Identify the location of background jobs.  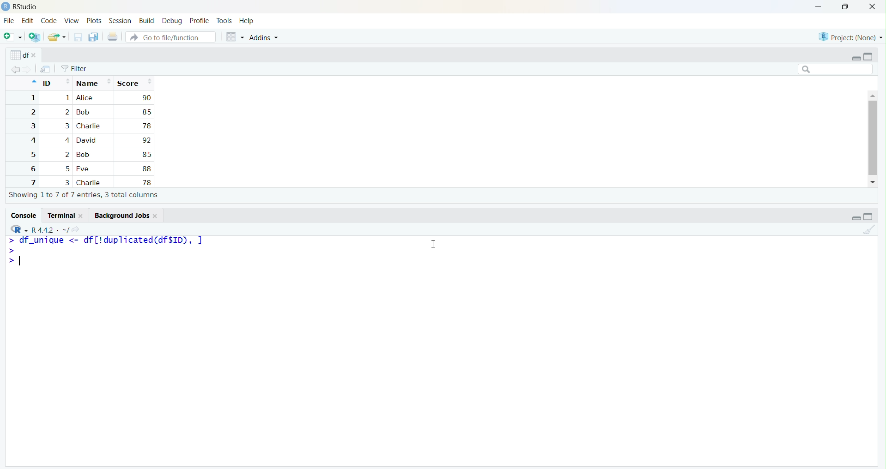
(120, 215).